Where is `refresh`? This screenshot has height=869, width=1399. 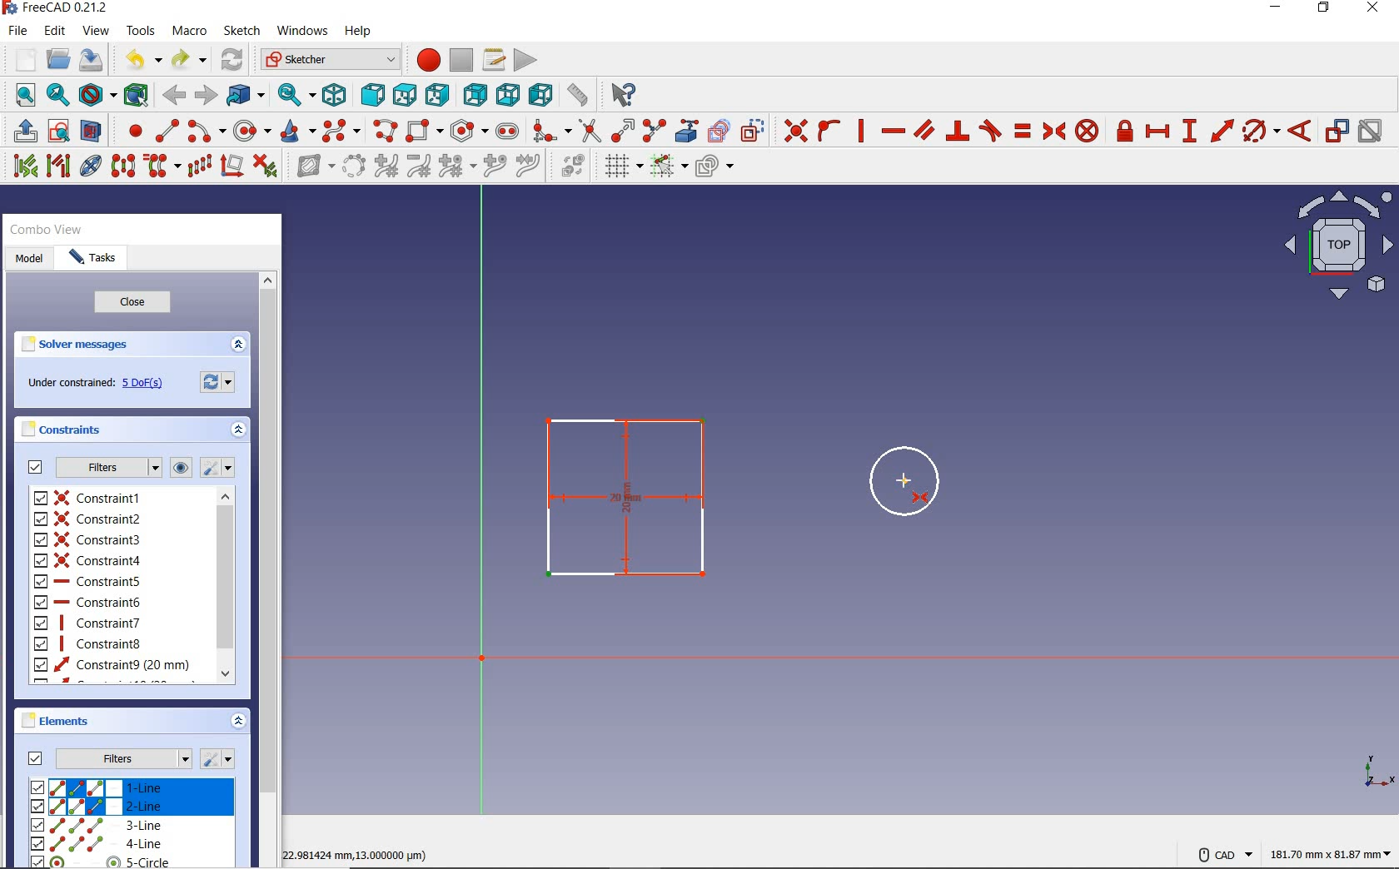 refresh is located at coordinates (233, 60).